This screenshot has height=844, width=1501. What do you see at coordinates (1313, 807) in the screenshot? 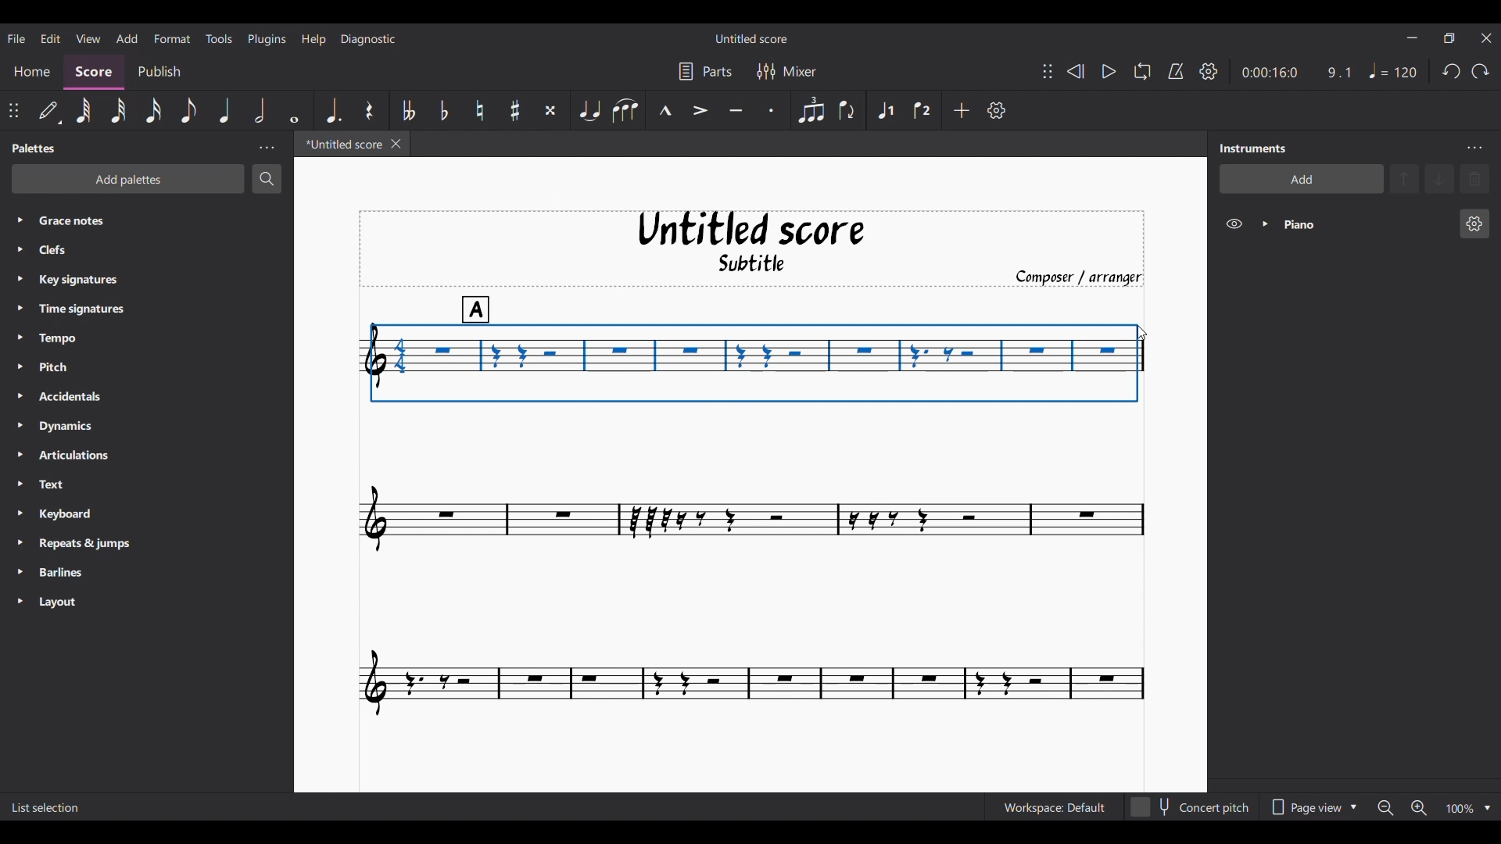
I see `Page view options` at bounding box center [1313, 807].